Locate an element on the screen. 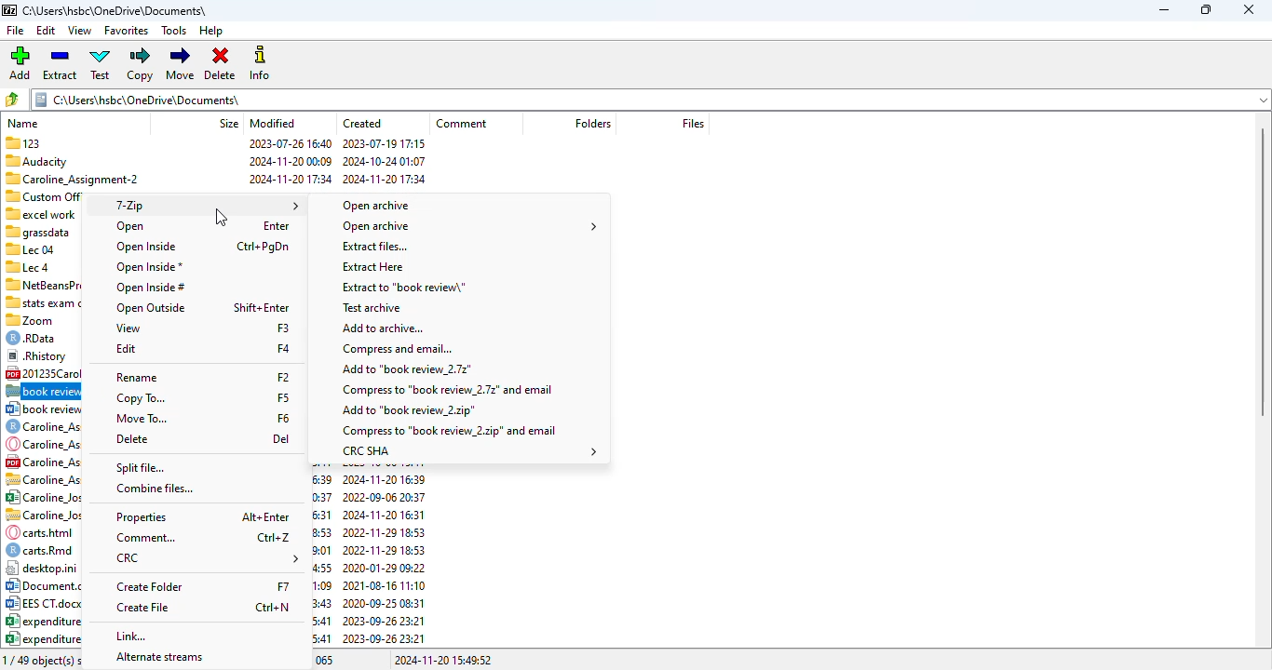 The width and height of the screenshot is (1272, 670). add is located at coordinates (20, 62).